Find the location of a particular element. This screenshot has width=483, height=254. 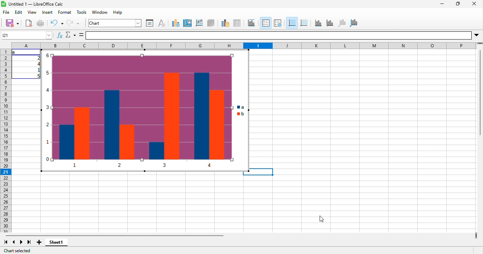

add sheet is located at coordinates (39, 242).